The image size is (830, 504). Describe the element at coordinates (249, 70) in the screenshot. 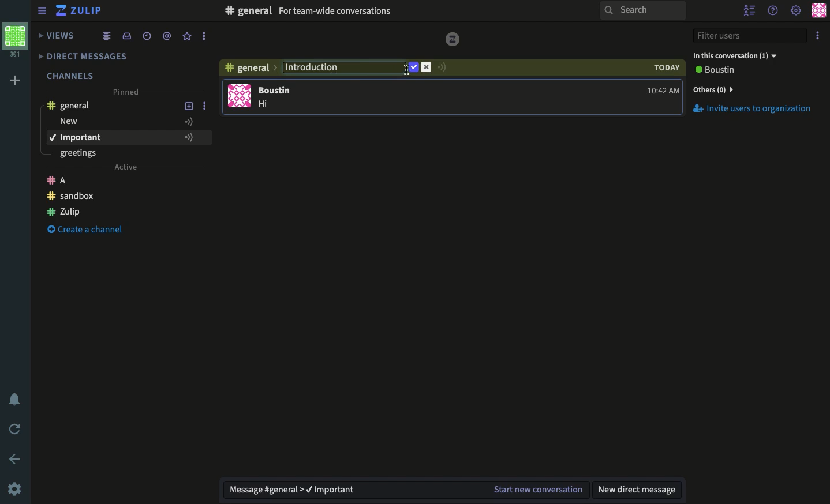

I see `Channel` at that location.